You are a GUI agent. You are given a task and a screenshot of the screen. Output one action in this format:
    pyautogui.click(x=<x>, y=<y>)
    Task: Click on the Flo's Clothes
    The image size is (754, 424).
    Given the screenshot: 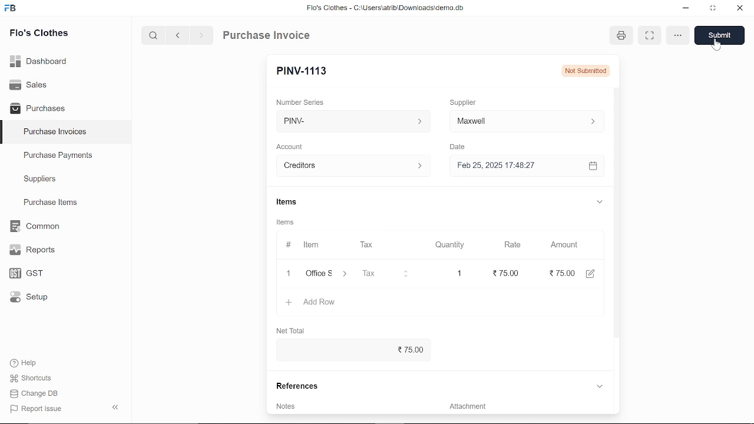 What is the action you would take?
    pyautogui.click(x=39, y=34)
    